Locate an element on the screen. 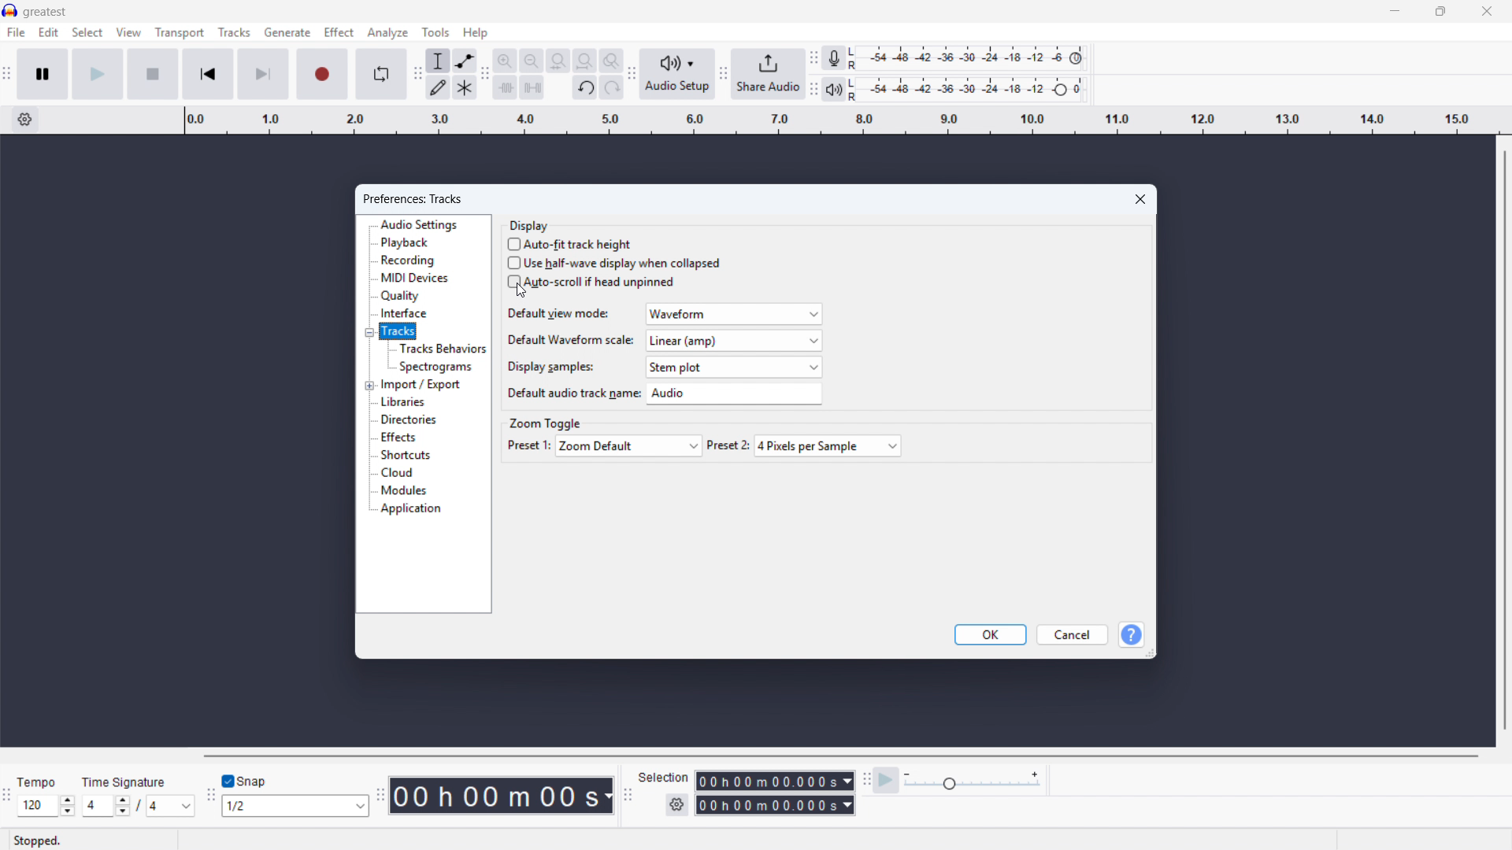 The width and height of the screenshot is (1512, 850). Play  is located at coordinates (98, 75).